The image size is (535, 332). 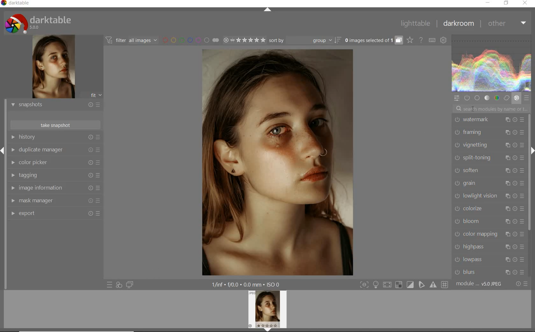 What do you see at coordinates (55, 163) in the screenshot?
I see `color picker` at bounding box center [55, 163].